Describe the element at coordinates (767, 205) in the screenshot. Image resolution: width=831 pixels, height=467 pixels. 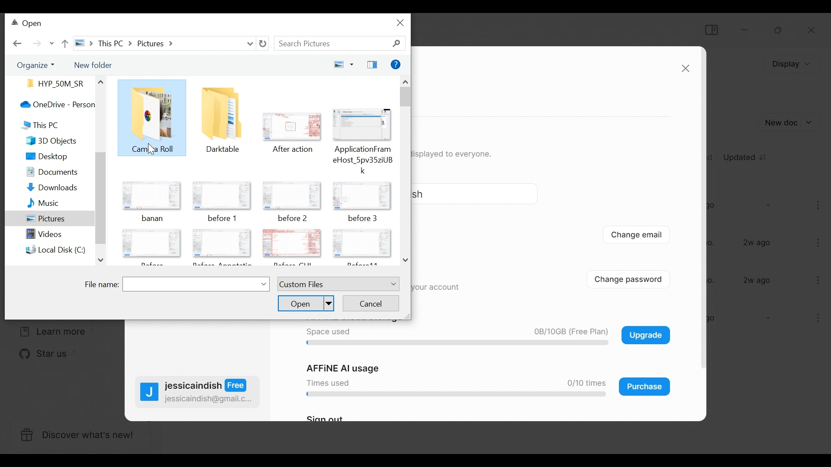
I see `-` at that location.